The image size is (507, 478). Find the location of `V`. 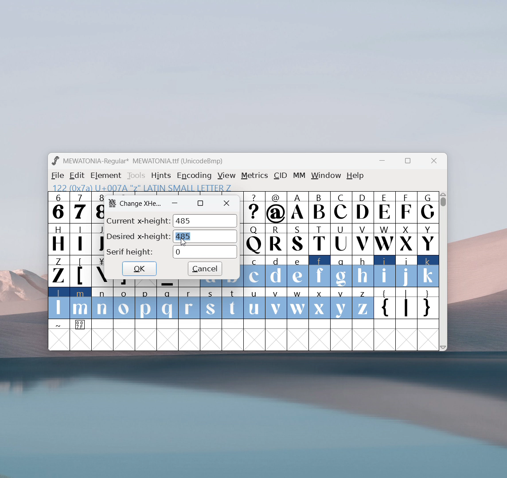

V is located at coordinates (362, 239).